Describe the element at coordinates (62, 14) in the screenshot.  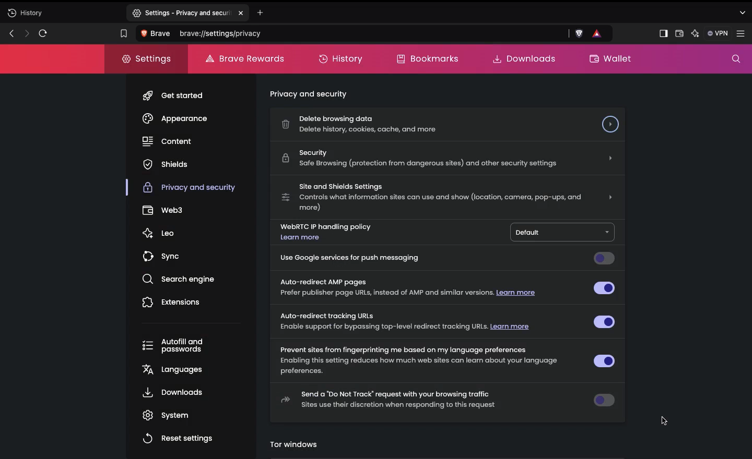
I see `New tab` at that location.